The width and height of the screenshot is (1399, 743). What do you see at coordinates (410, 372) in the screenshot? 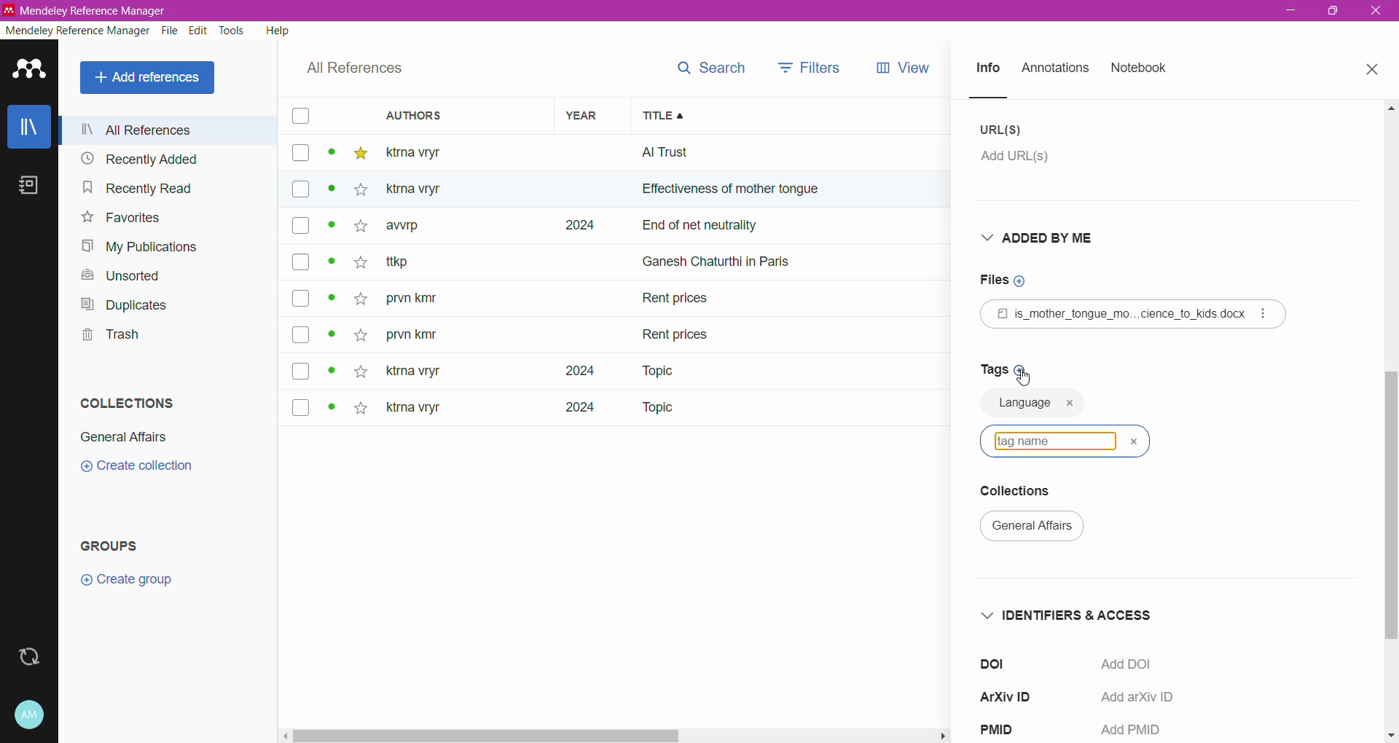
I see `ktna vryt ` at bounding box center [410, 372].